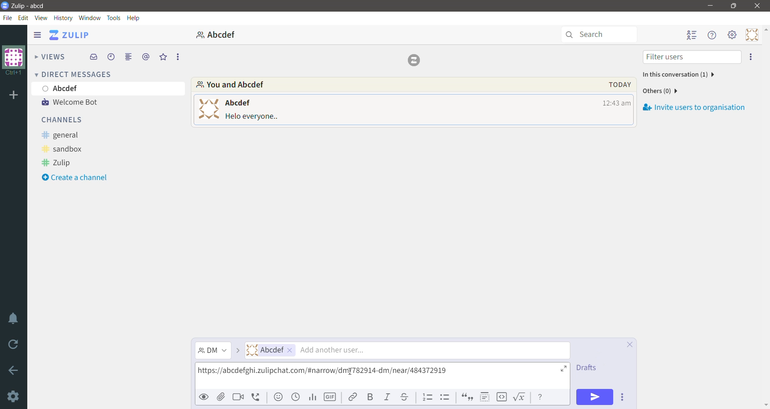 The height and width of the screenshot is (409, 770). What do you see at coordinates (115, 18) in the screenshot?
I see `Tools` at bounding box center [115, 18].